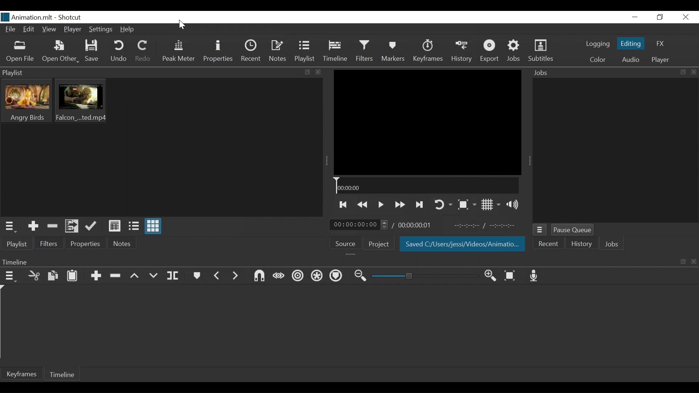  I want to click on Markers, so click(197, 276).